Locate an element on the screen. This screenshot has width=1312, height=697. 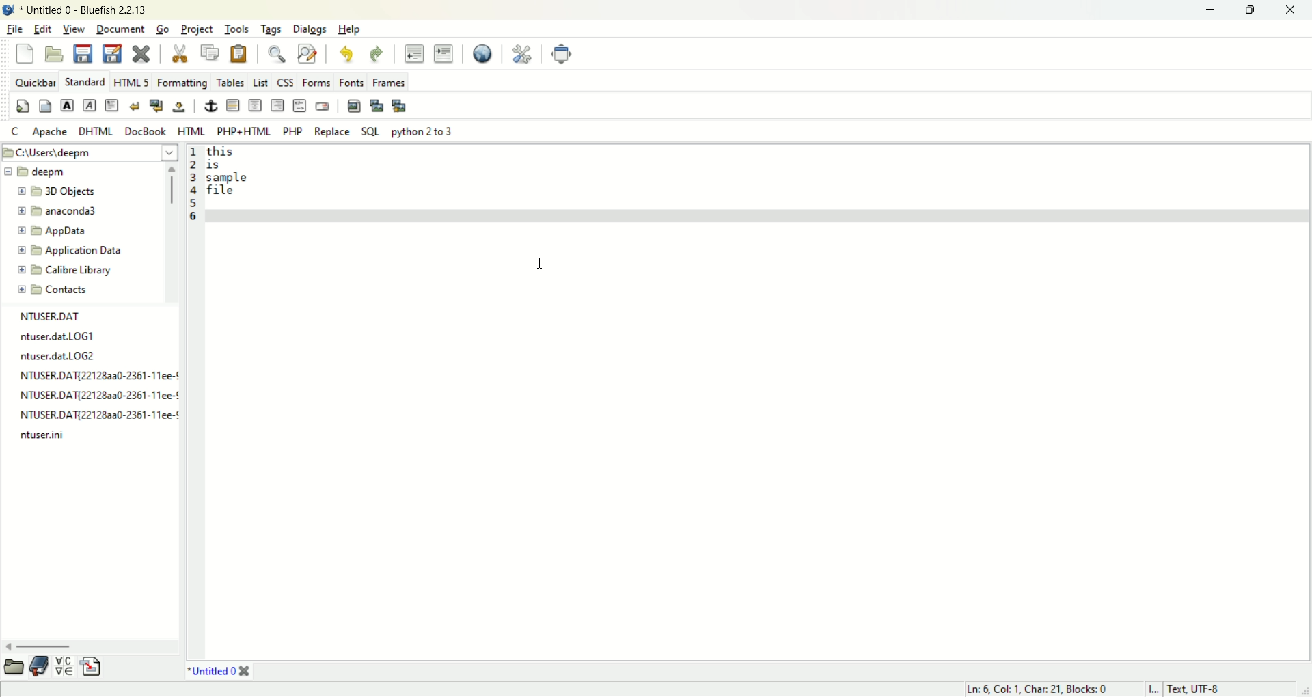
fullscreen is located at coordinates (565, 54).